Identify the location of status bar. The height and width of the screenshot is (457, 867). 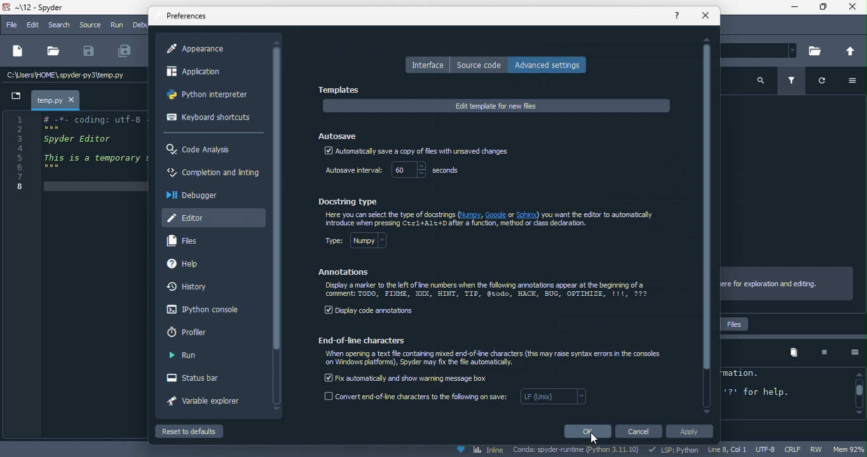
(201, 379).